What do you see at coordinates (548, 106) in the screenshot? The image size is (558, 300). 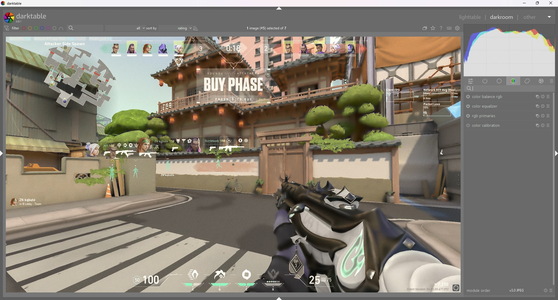 I see `presets` at bounding box center [548, 106].